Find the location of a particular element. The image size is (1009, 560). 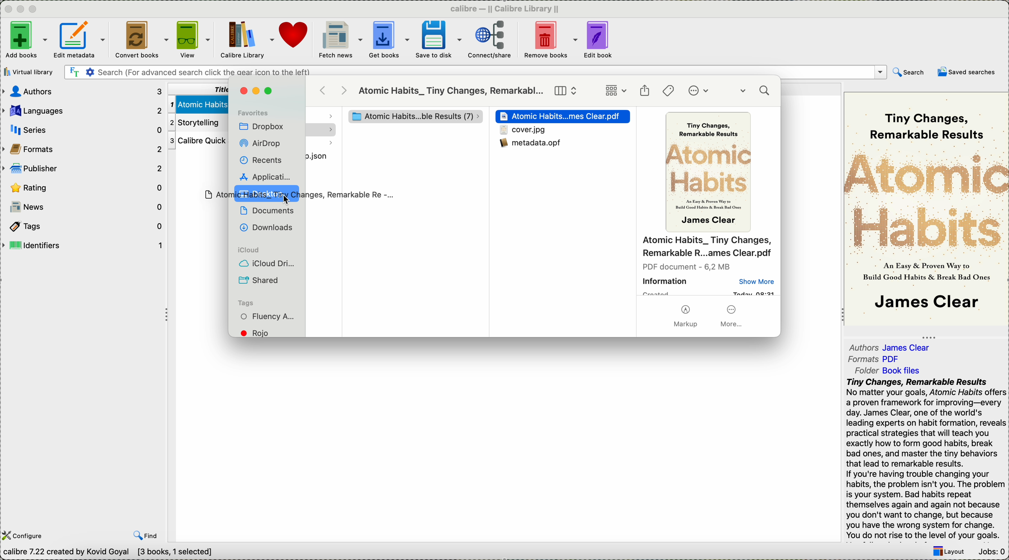

Downloads is located at coordinates (265, 227).